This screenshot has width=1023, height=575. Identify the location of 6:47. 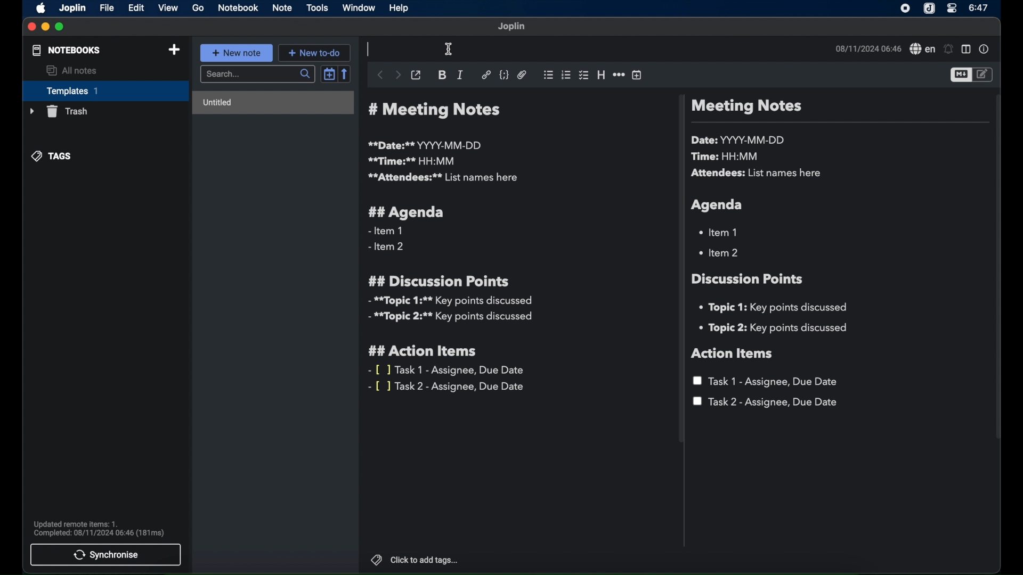
(978, 8).